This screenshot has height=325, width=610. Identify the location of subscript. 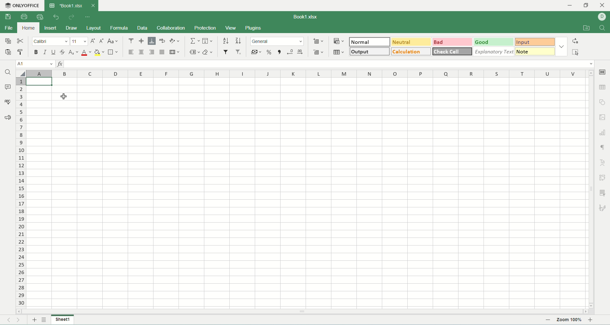
(73, 53).